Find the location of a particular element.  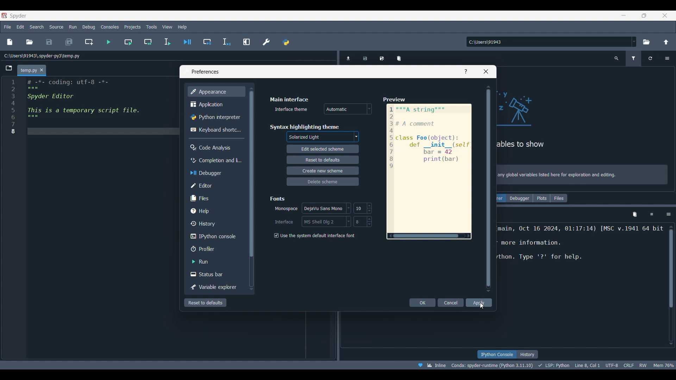

Reset to defaults is located at coordinates (205, 303).